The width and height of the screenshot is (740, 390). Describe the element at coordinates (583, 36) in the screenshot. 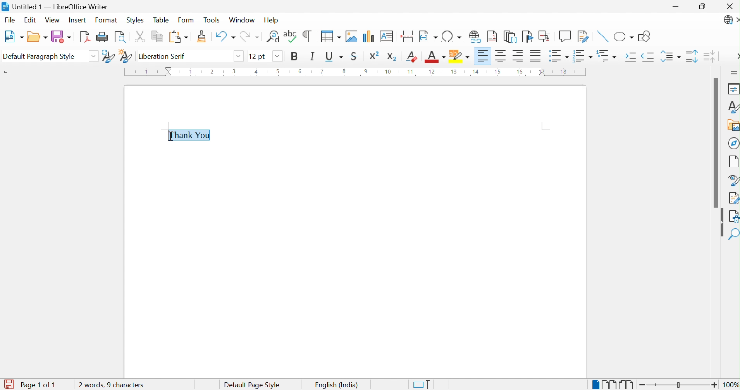

I see `Show Track Changes Functions` at that location.